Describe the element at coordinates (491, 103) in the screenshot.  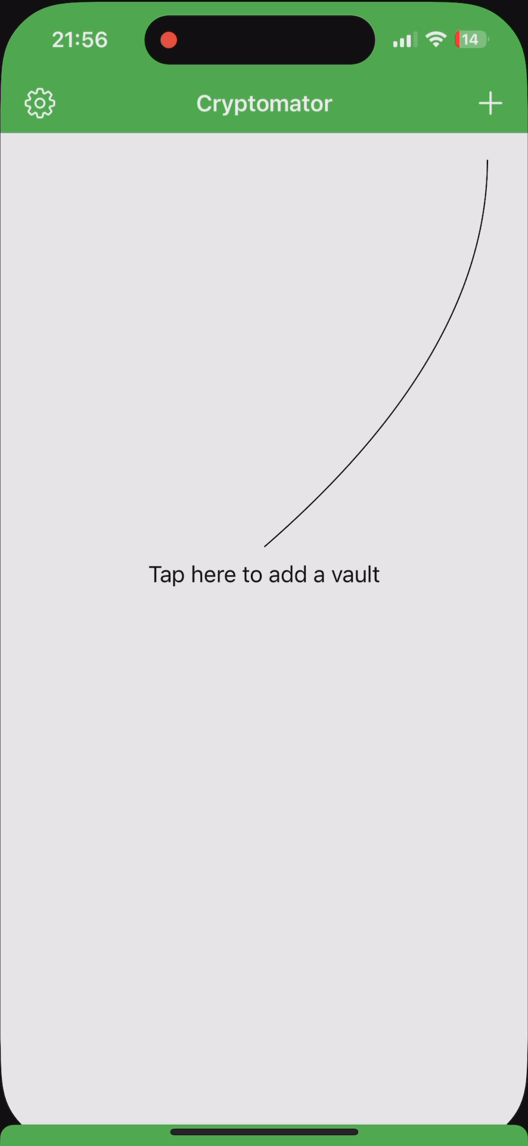
I see `add` at that location.